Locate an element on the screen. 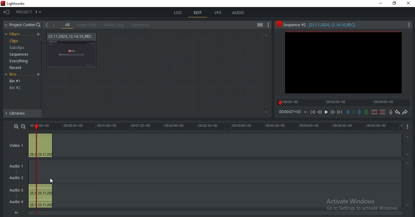 The width and height of the screenshot is (415, 217). video is located at coordinates (41, 146).